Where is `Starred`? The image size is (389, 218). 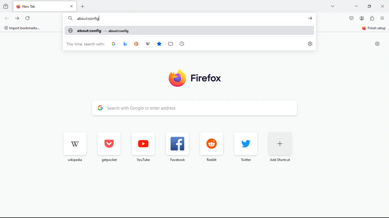 Starred is located at coordinates (159, 44).